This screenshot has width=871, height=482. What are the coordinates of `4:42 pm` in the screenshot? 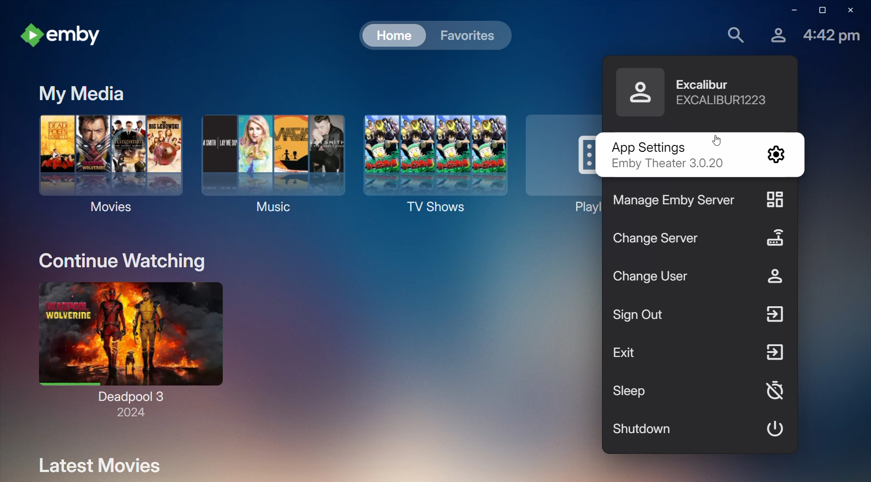 It's located at (832, 38).